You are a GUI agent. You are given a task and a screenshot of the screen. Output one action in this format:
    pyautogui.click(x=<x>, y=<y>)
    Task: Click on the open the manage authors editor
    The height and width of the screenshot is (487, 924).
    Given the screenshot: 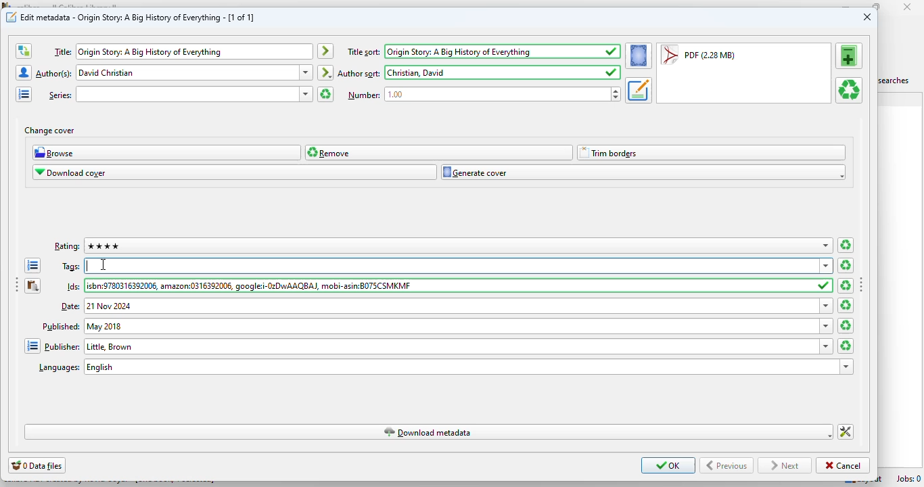 What is the action you would take?
    pyautogui.click(x=23, y=72)
    